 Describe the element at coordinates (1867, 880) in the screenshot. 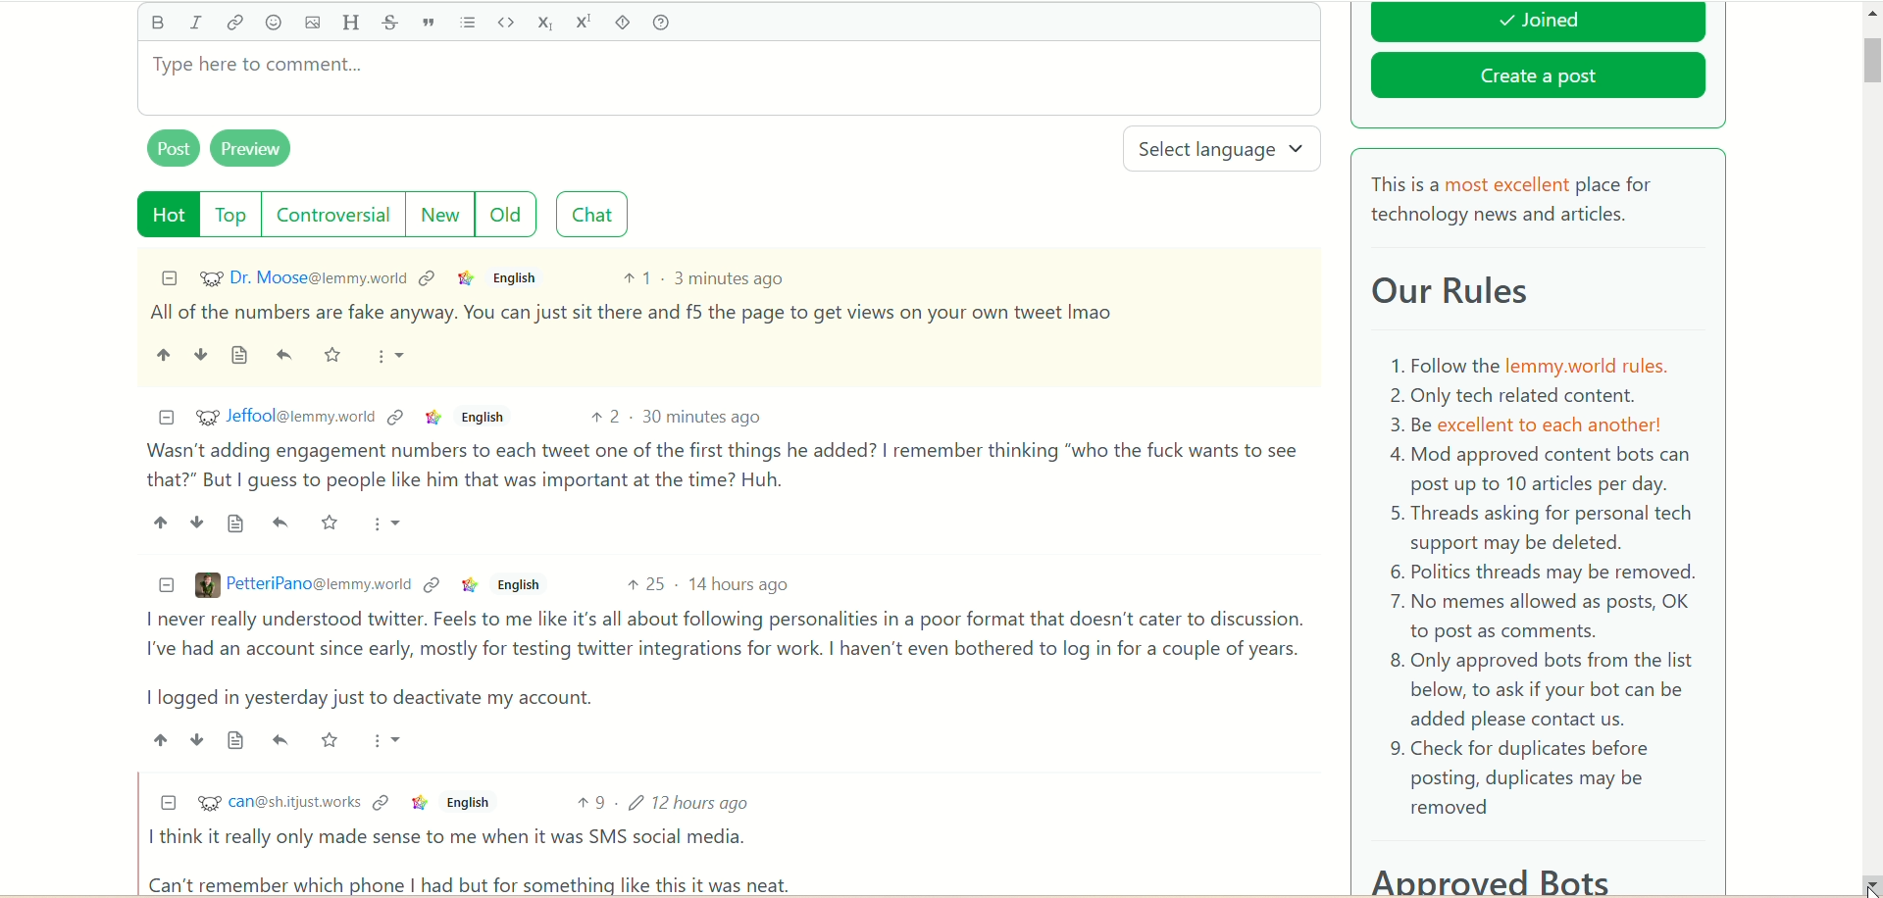

I see `cursor` at that location.